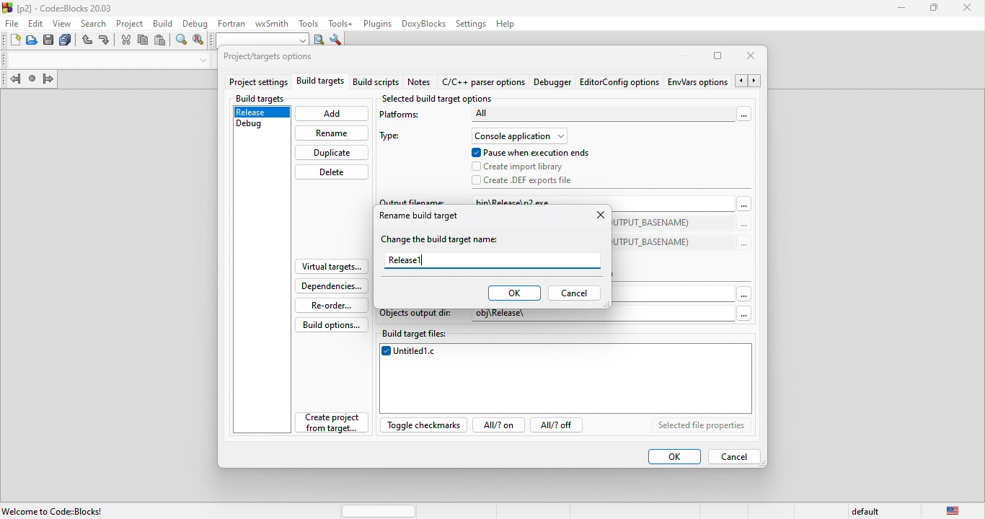 Image resolution: width=985 pixels, height=519 pixels. I want to click on selected build target option, so click(441, 99).